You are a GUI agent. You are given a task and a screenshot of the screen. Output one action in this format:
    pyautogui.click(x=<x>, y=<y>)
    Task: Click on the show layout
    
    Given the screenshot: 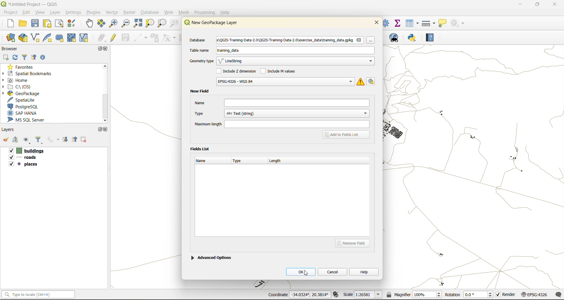 What is the action you would take?
    pyautogui.click(x=60, y=23)
    